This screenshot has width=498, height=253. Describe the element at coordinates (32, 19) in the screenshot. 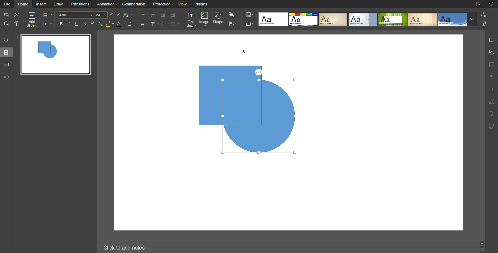

I see `Add Slide` at that location.